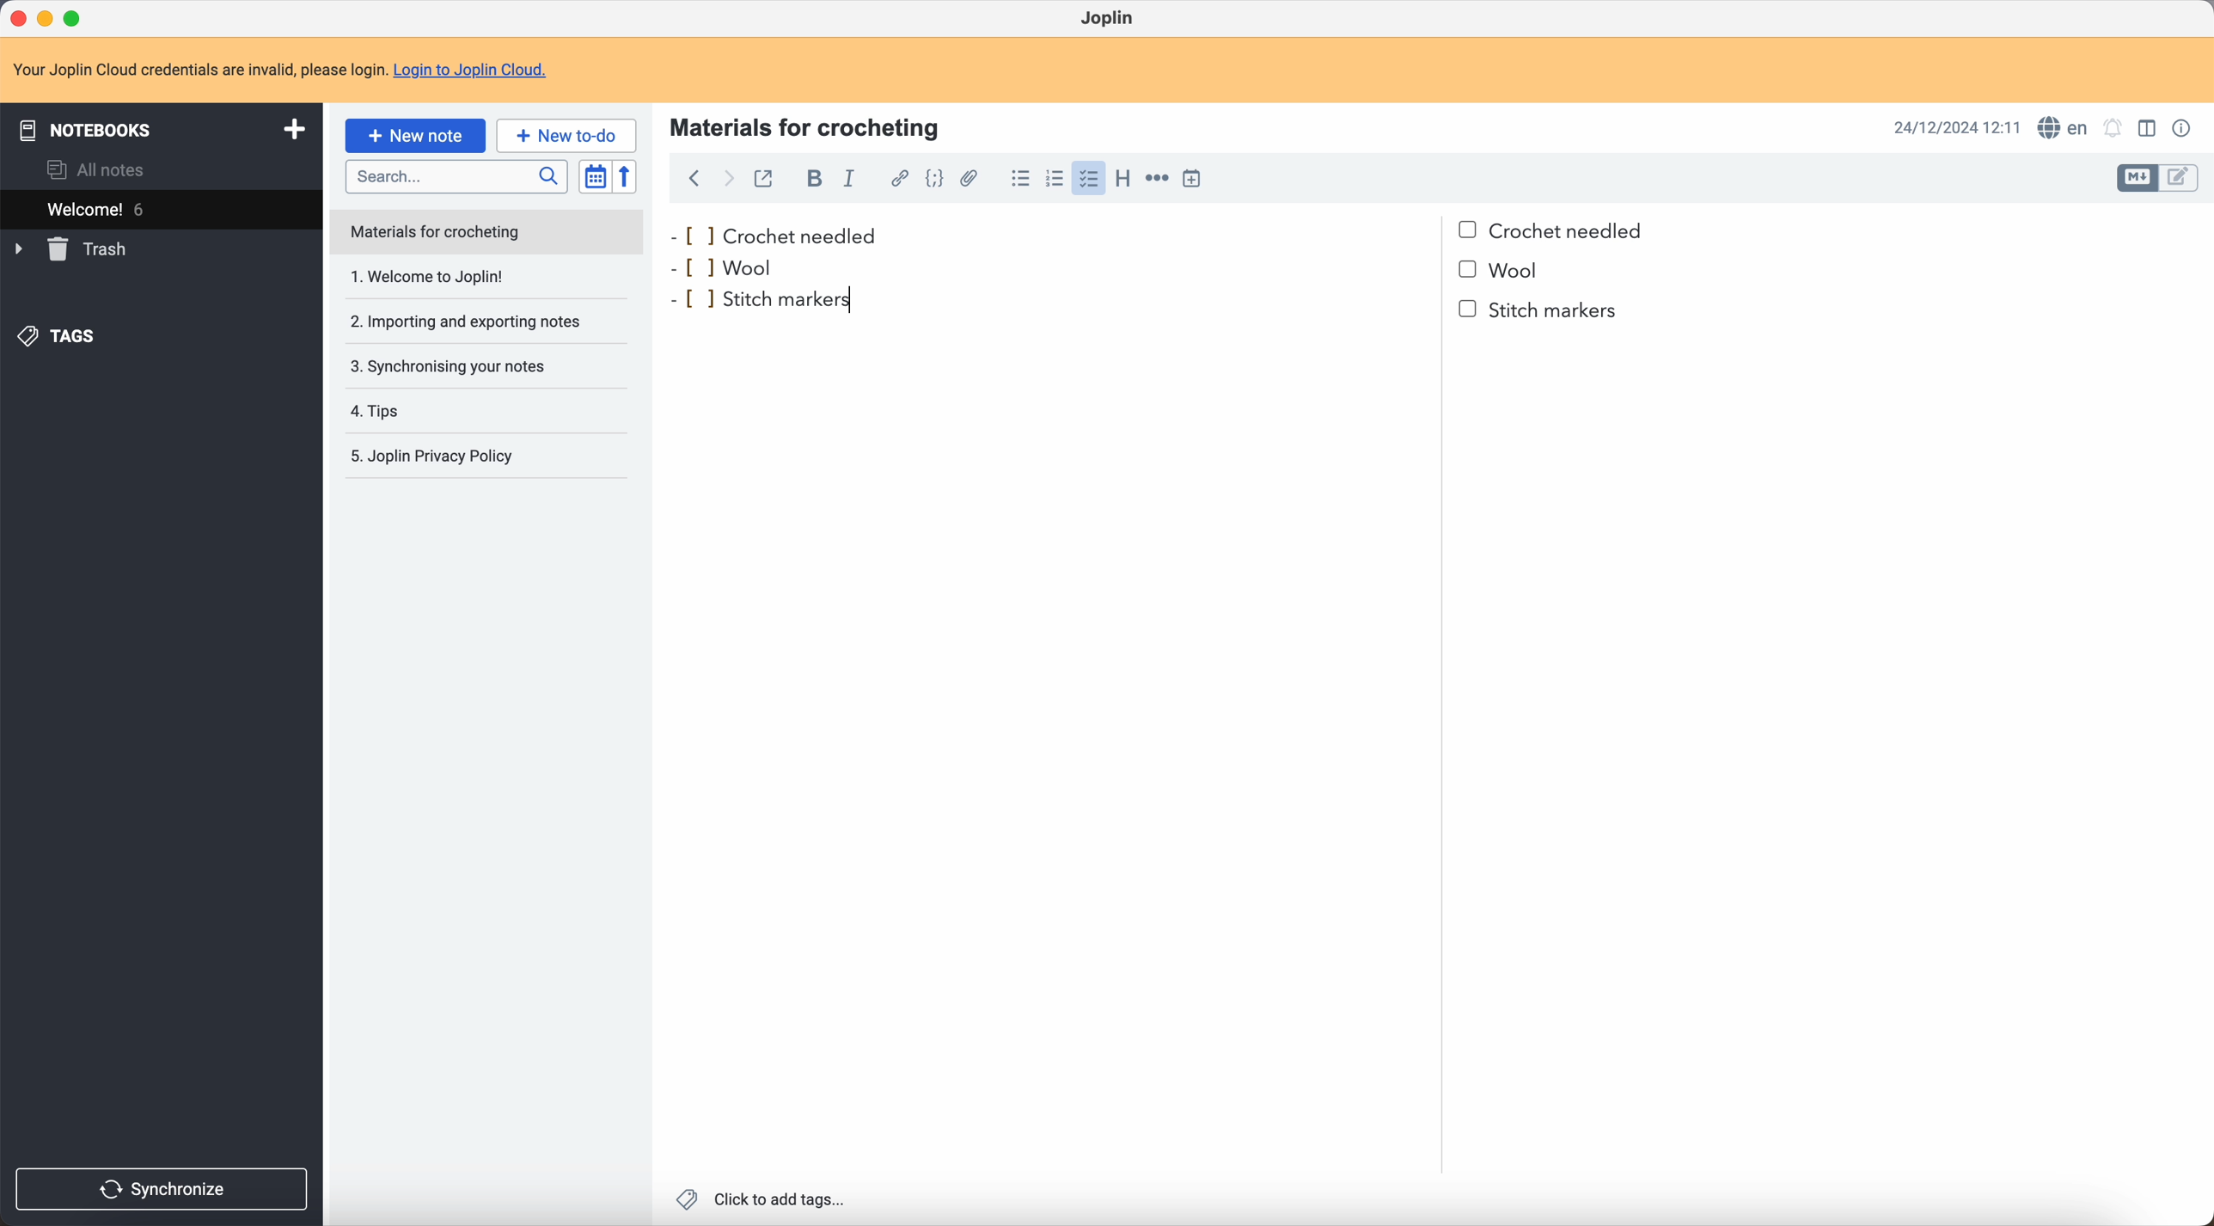 This screenshot has width=2214, height=1226. Describe the element at coordinates (857, 297) in the screenshot. I see `cursor` at that location.